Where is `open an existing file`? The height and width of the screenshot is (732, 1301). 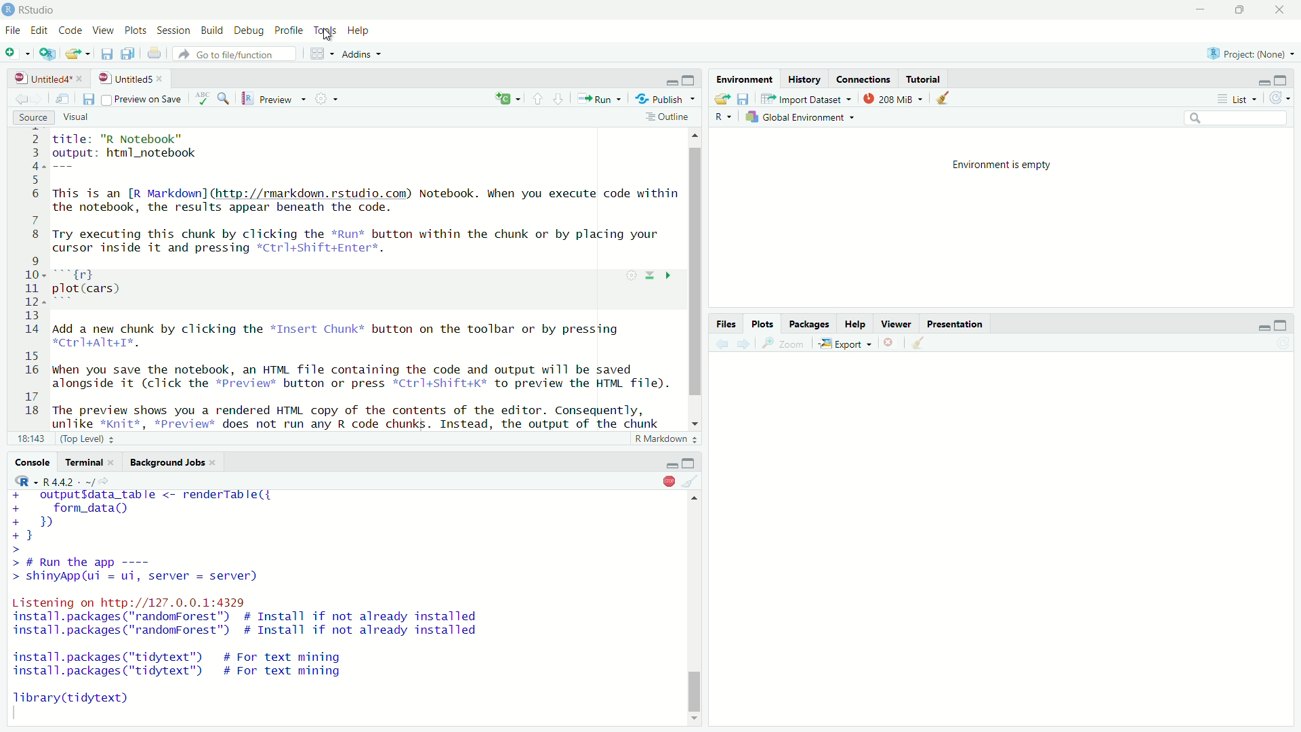
open an existing file is located at coordinates (79, 54).